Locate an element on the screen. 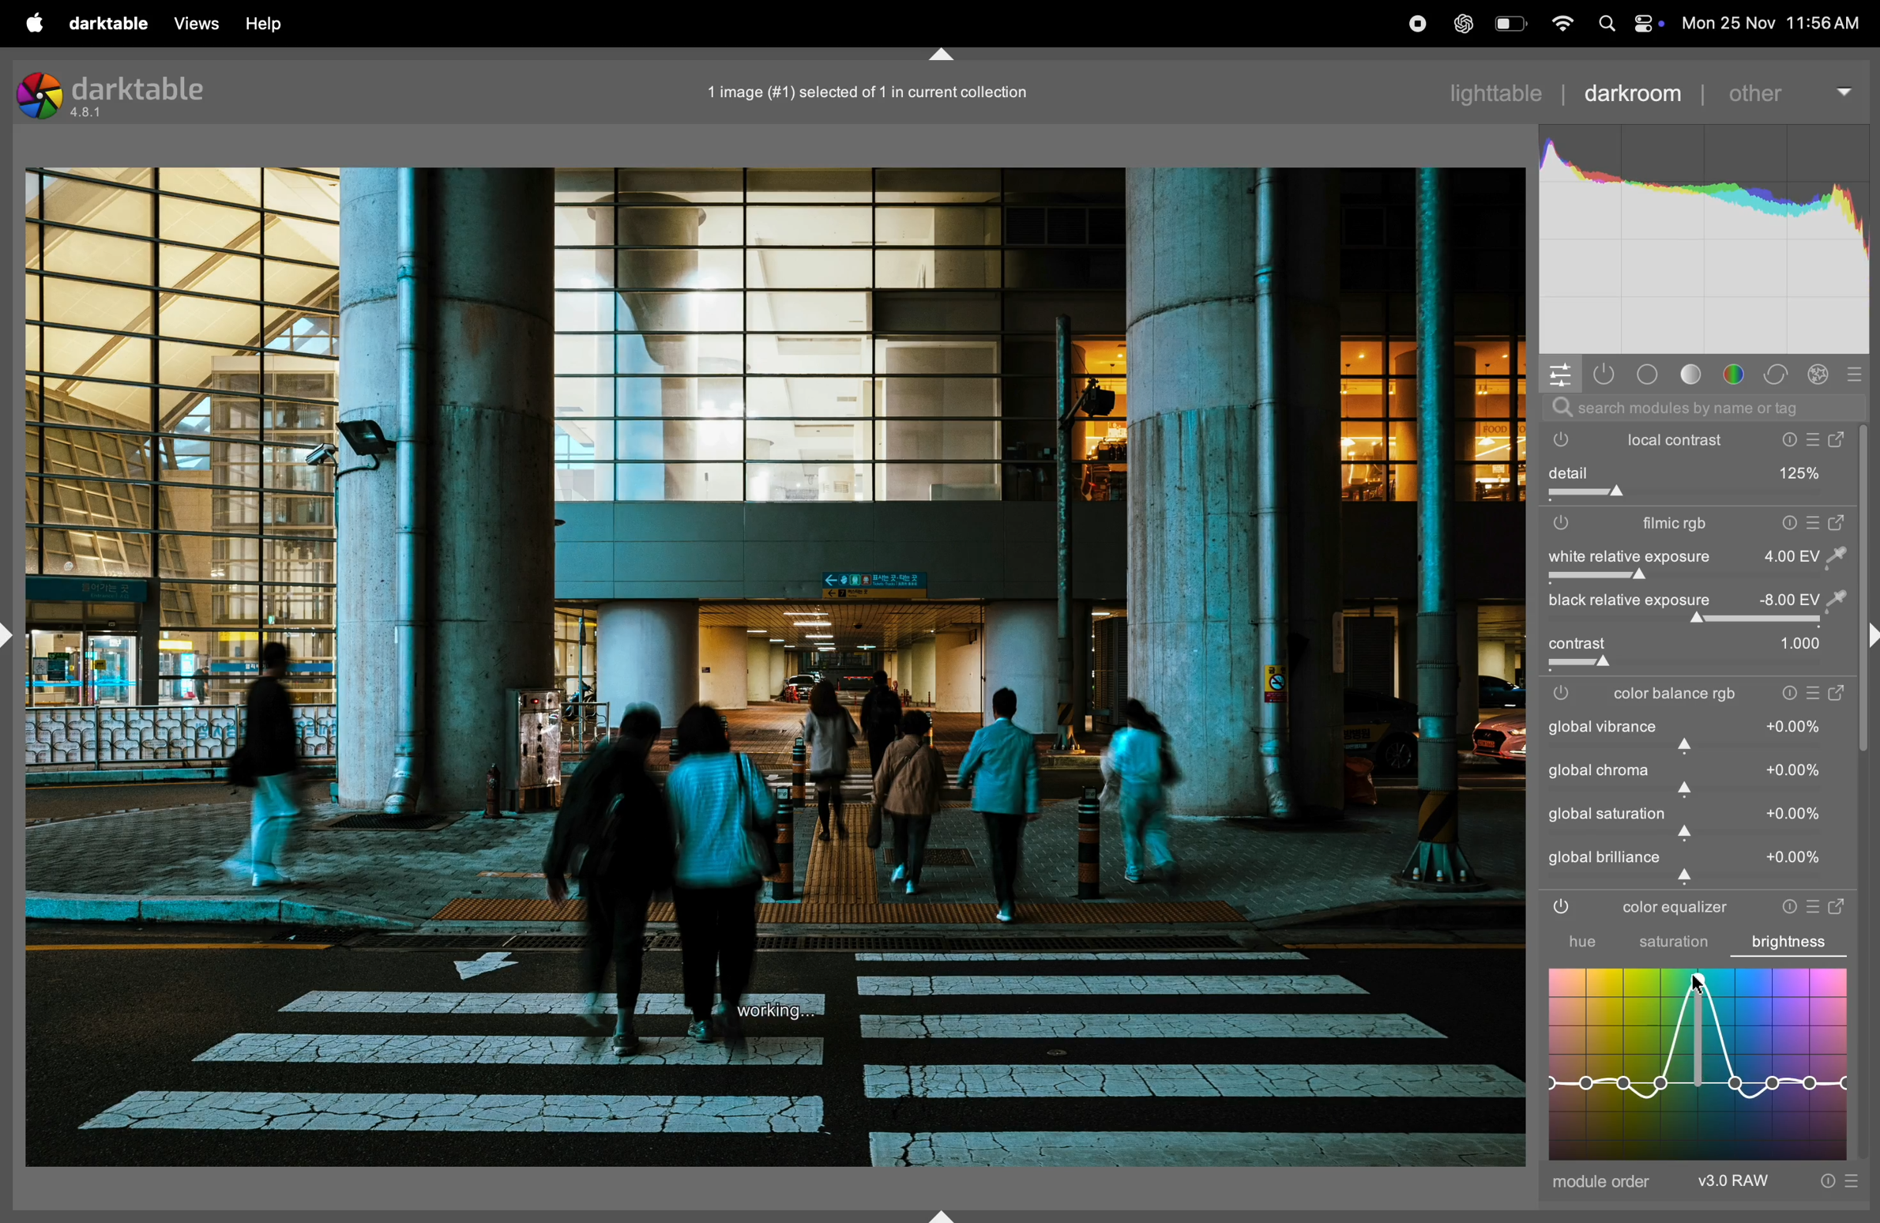  chatgpt is located at coordinates (1467, 23).